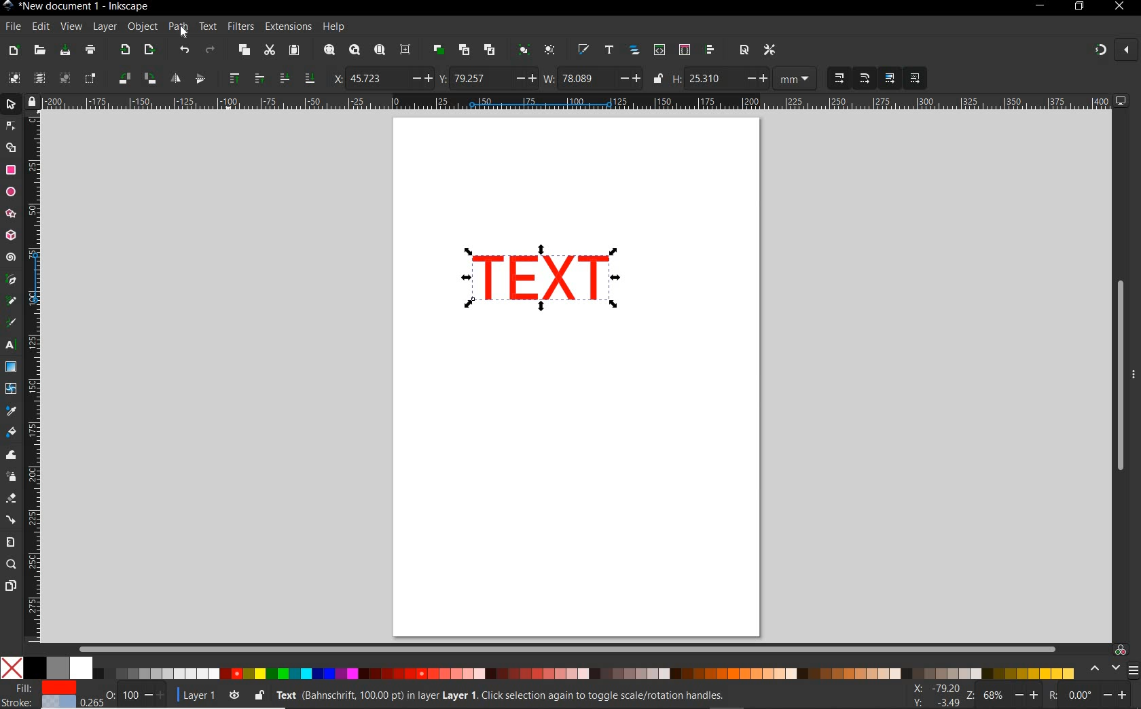 This screenshot has height=709, width=1141. Describe the element at coordinates (12, 565) in the screenshot. I see `ZOOM TOOL` at that location.